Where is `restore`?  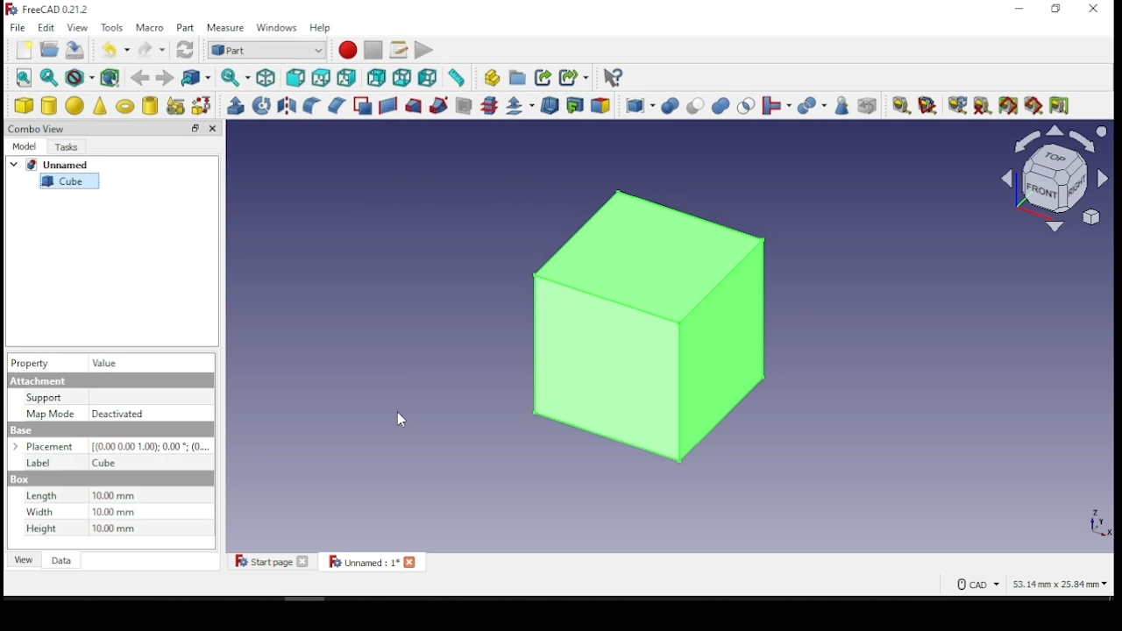 restore is located at coordinates (195, 128).